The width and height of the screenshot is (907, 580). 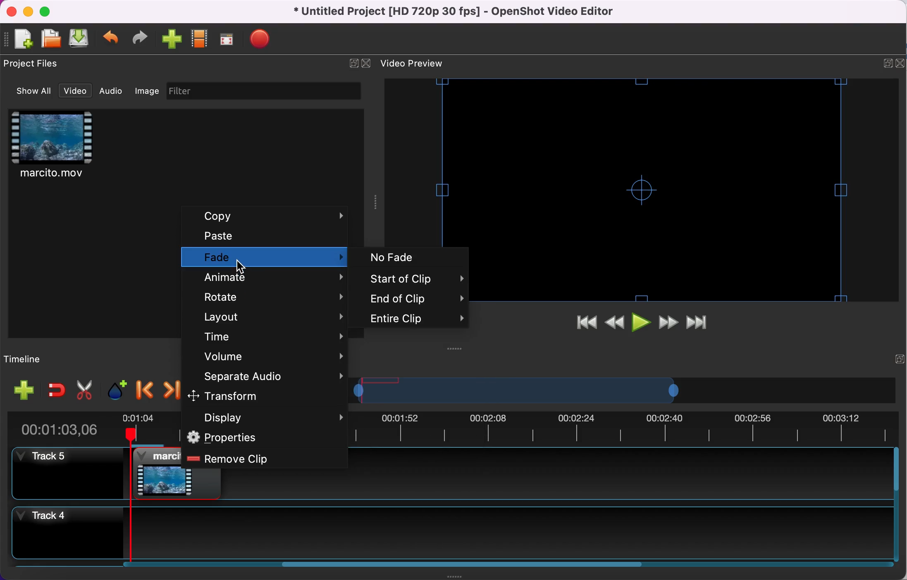 What do you see at coordinates (74, 90) in the screenshot?
I see `video` at bounding box center [74, 90].